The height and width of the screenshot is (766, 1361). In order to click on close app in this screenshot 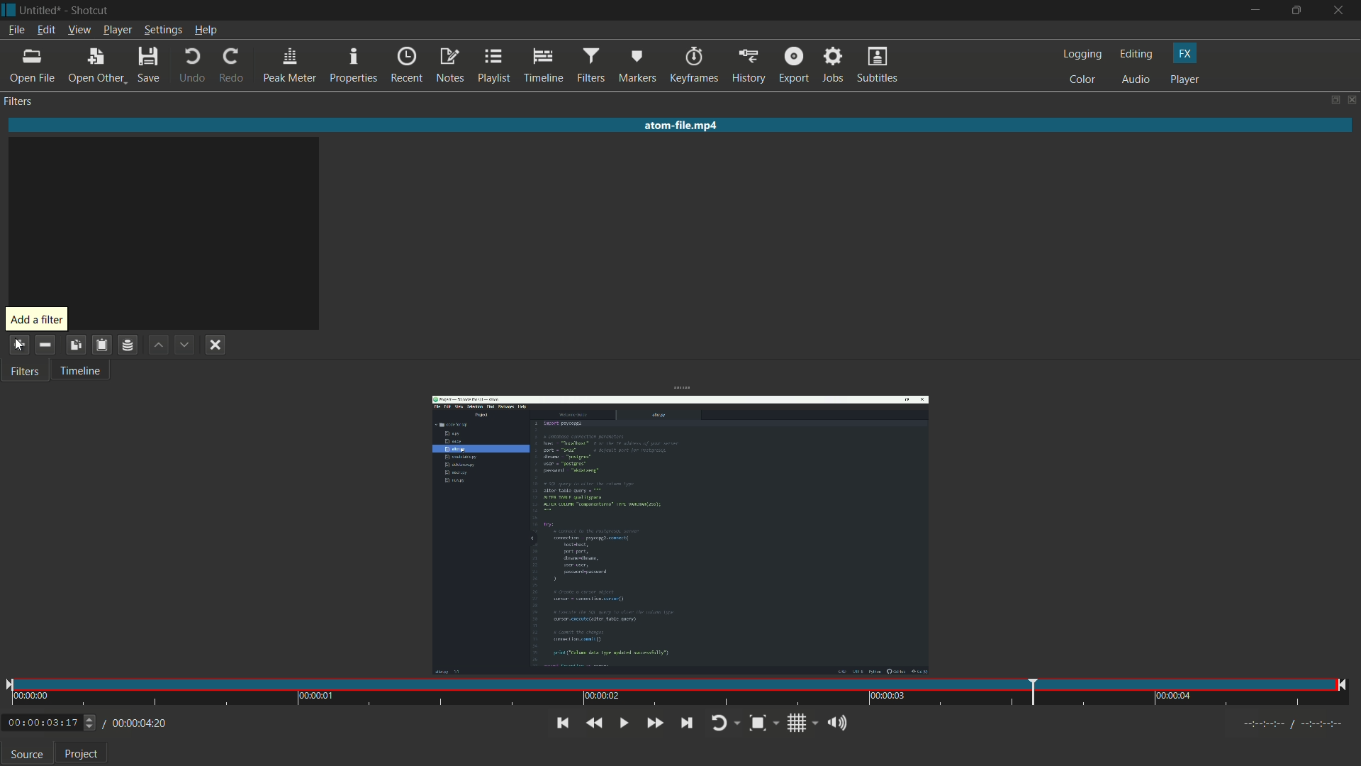, I will do `click(1343, 11)`.